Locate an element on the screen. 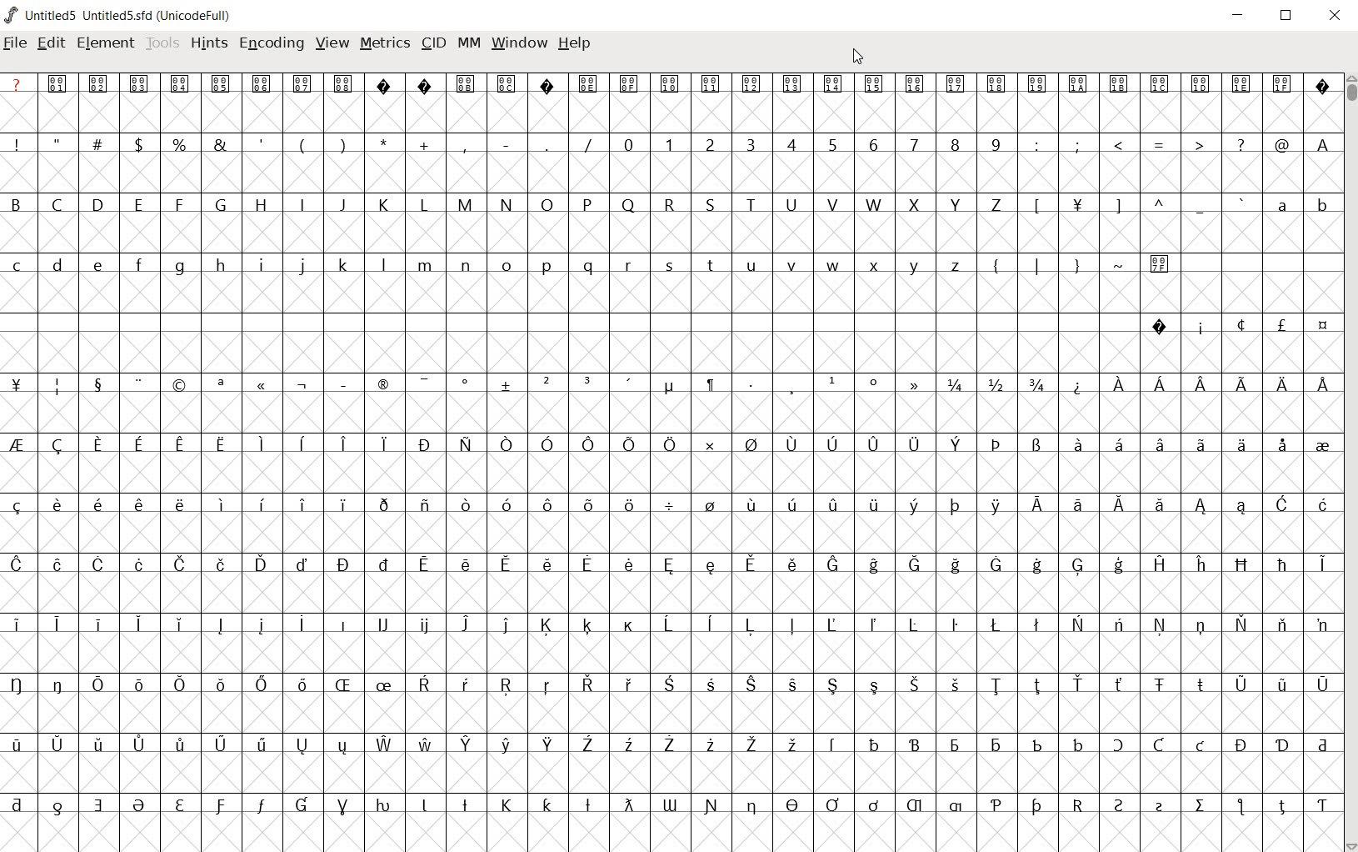  Symbol is located at coordinates (1282, 384).